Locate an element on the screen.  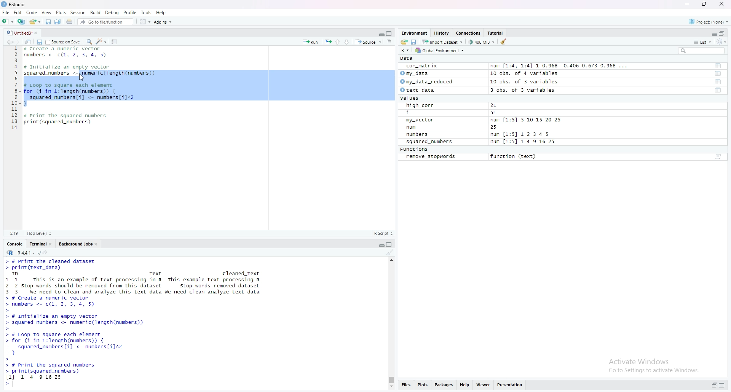
File is located at coordinates (6, 12).